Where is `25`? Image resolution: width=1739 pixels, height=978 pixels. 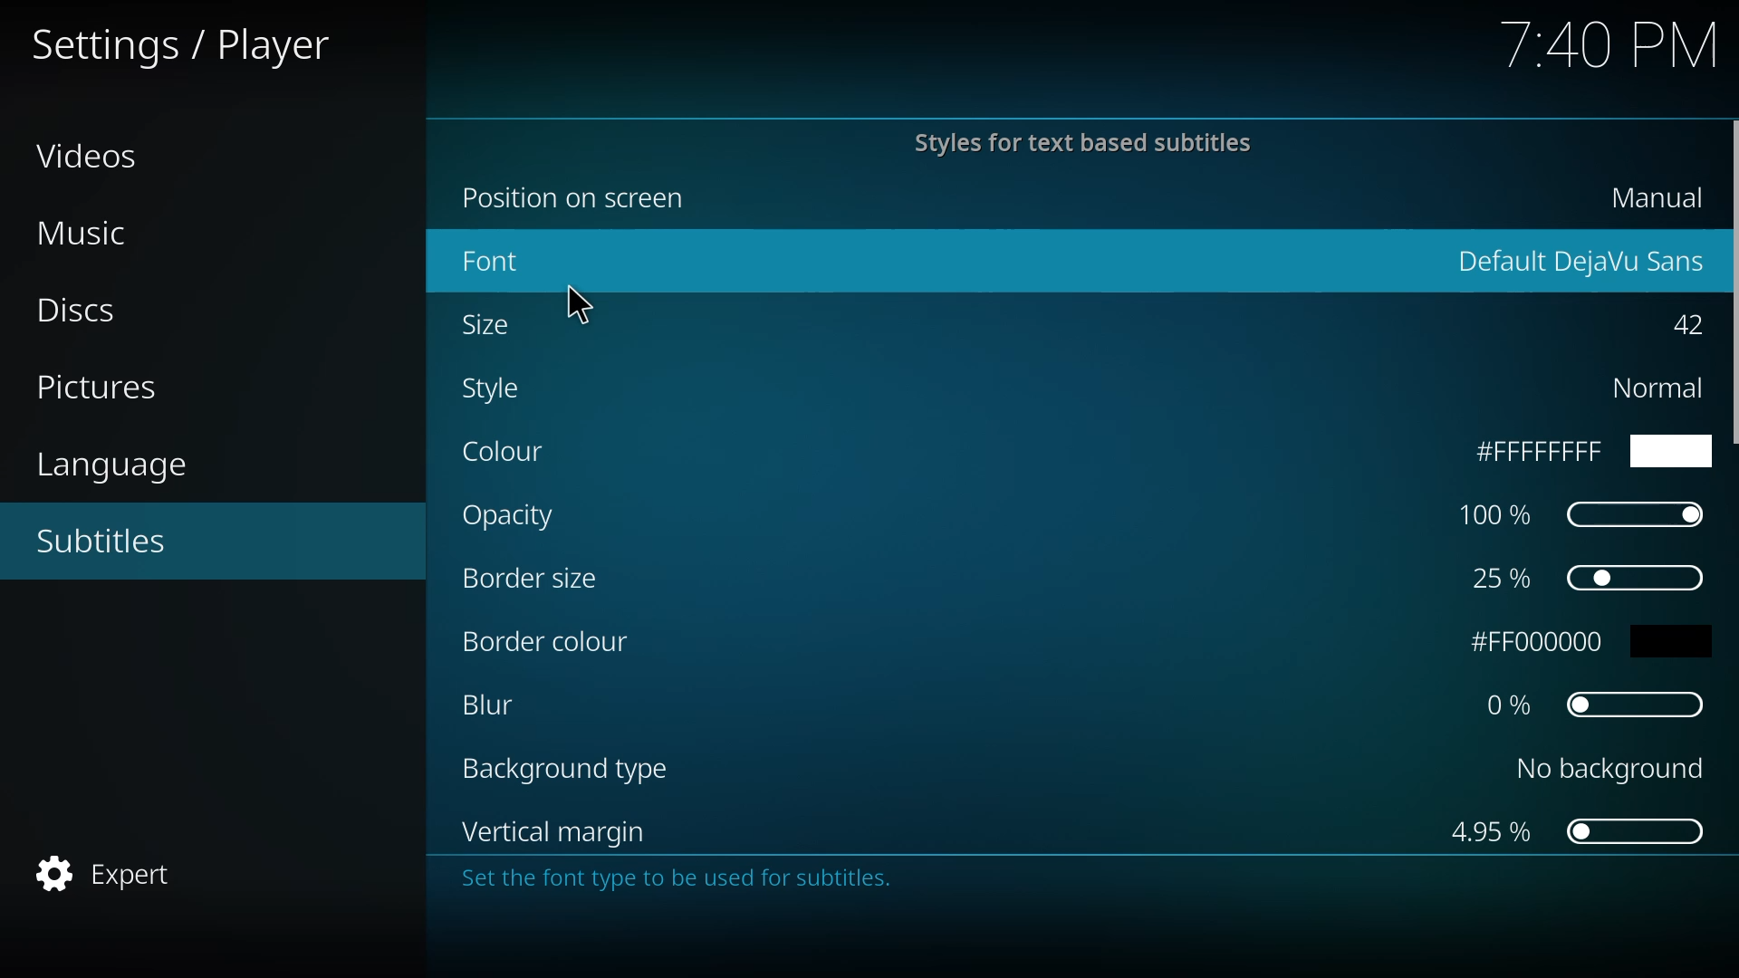
25 is located at coordinates (1582, 578).